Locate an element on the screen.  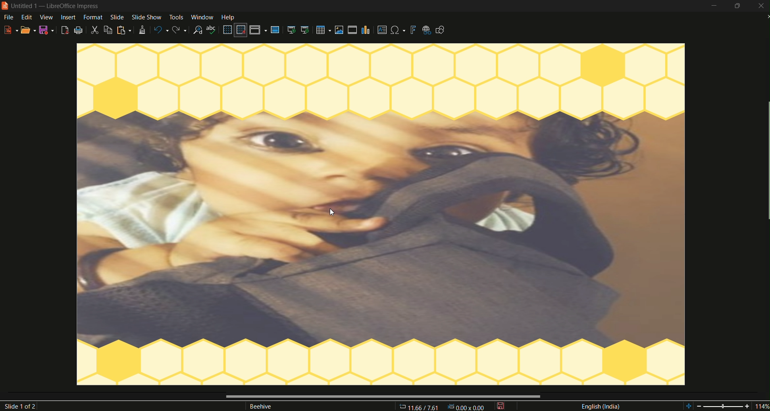
insert textbox is located at coordinates (382, 29).